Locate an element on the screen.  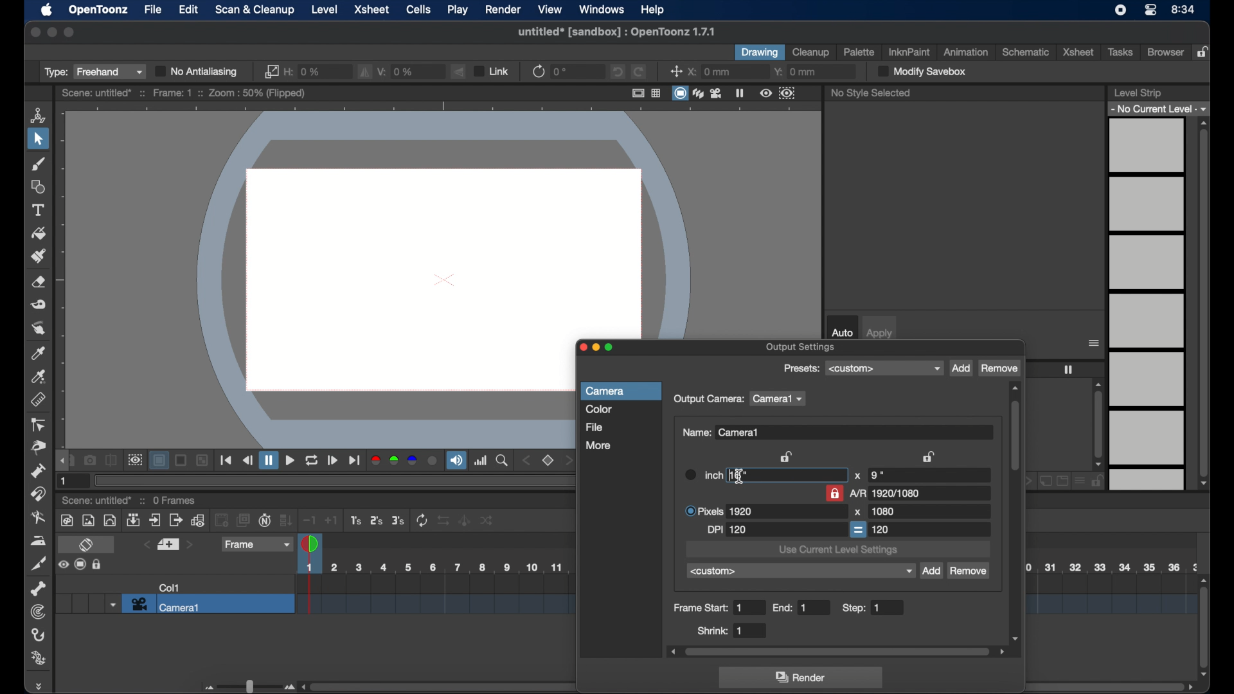
undo is located at coordinates (616, 71).